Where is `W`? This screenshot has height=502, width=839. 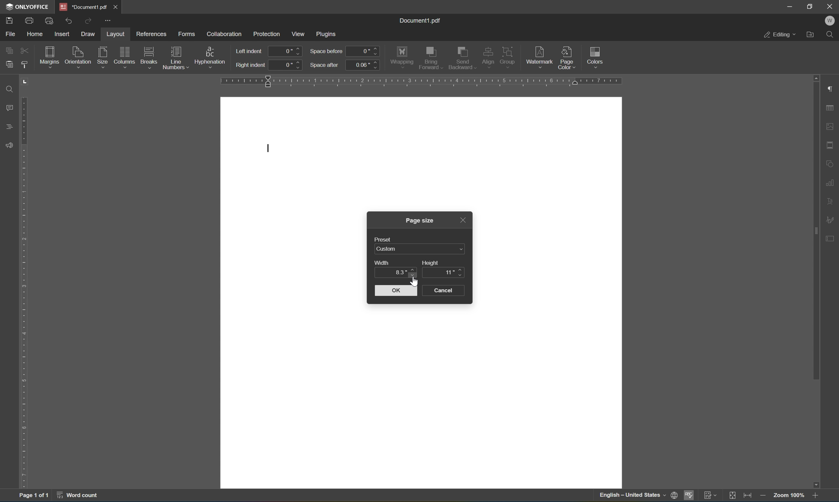
W is located at coordinates (830, 20).